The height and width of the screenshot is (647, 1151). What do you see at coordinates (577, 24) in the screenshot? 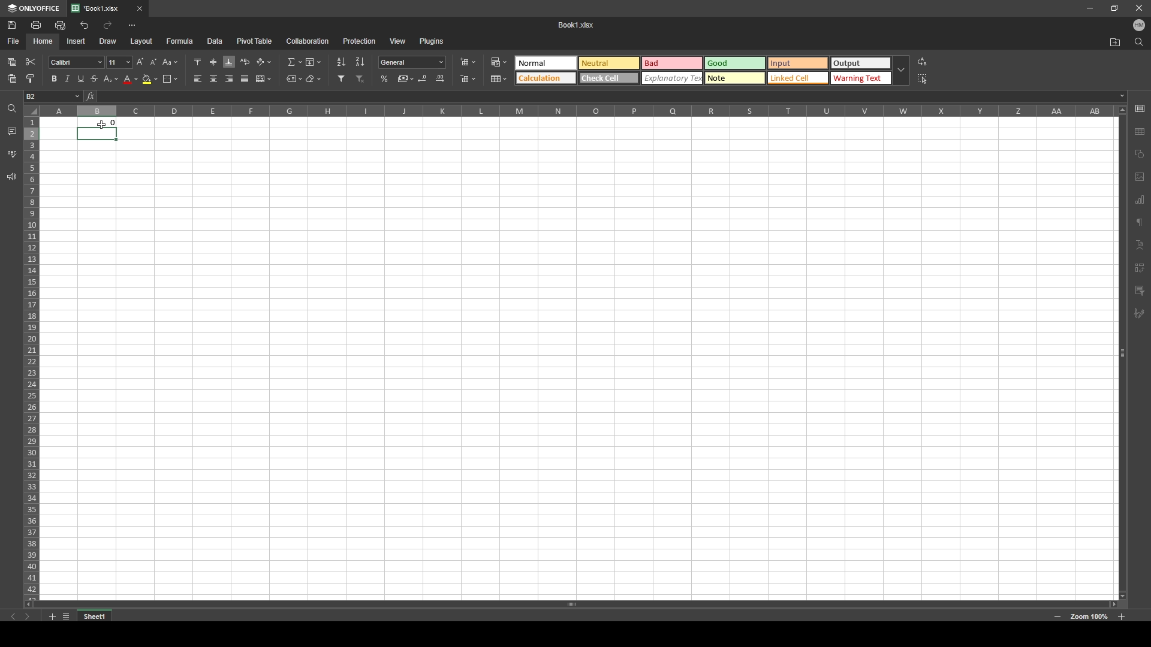
I see `file name` at bounding box center [577, 24].